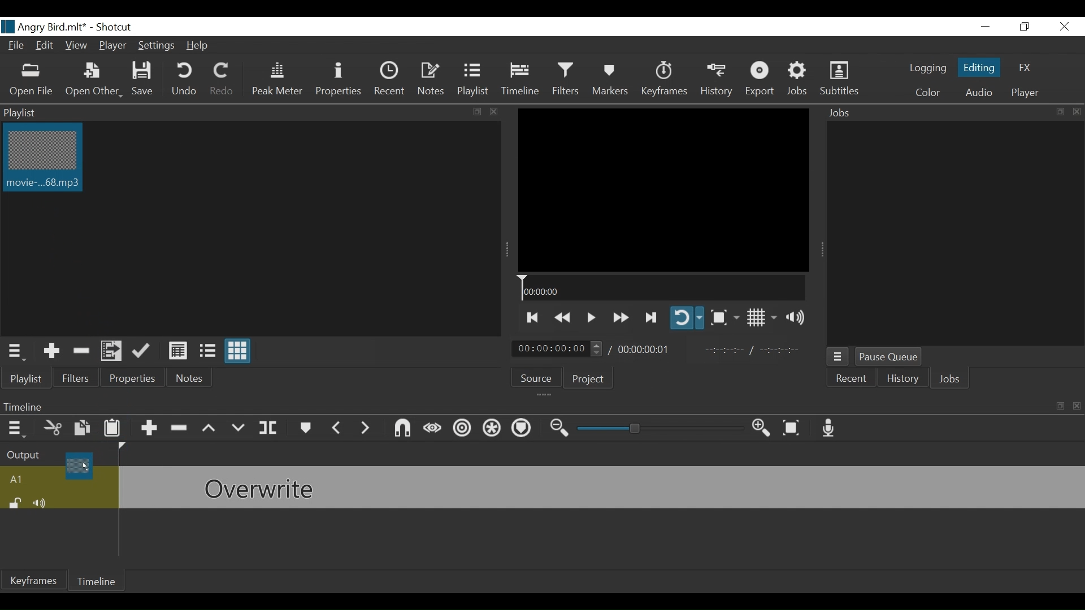  I want to click on Edit, so click(46, 47).